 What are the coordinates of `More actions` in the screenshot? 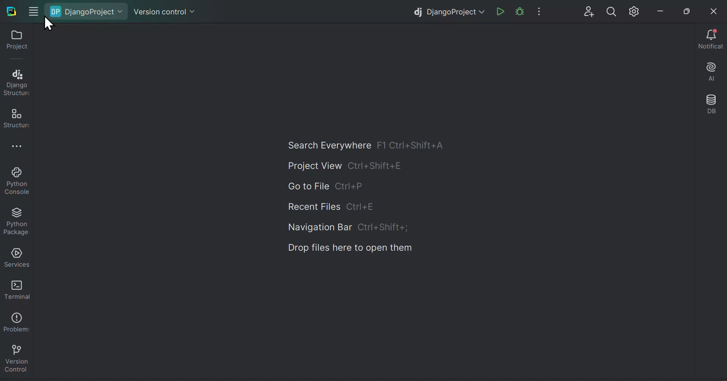 It's located at (539, 9).